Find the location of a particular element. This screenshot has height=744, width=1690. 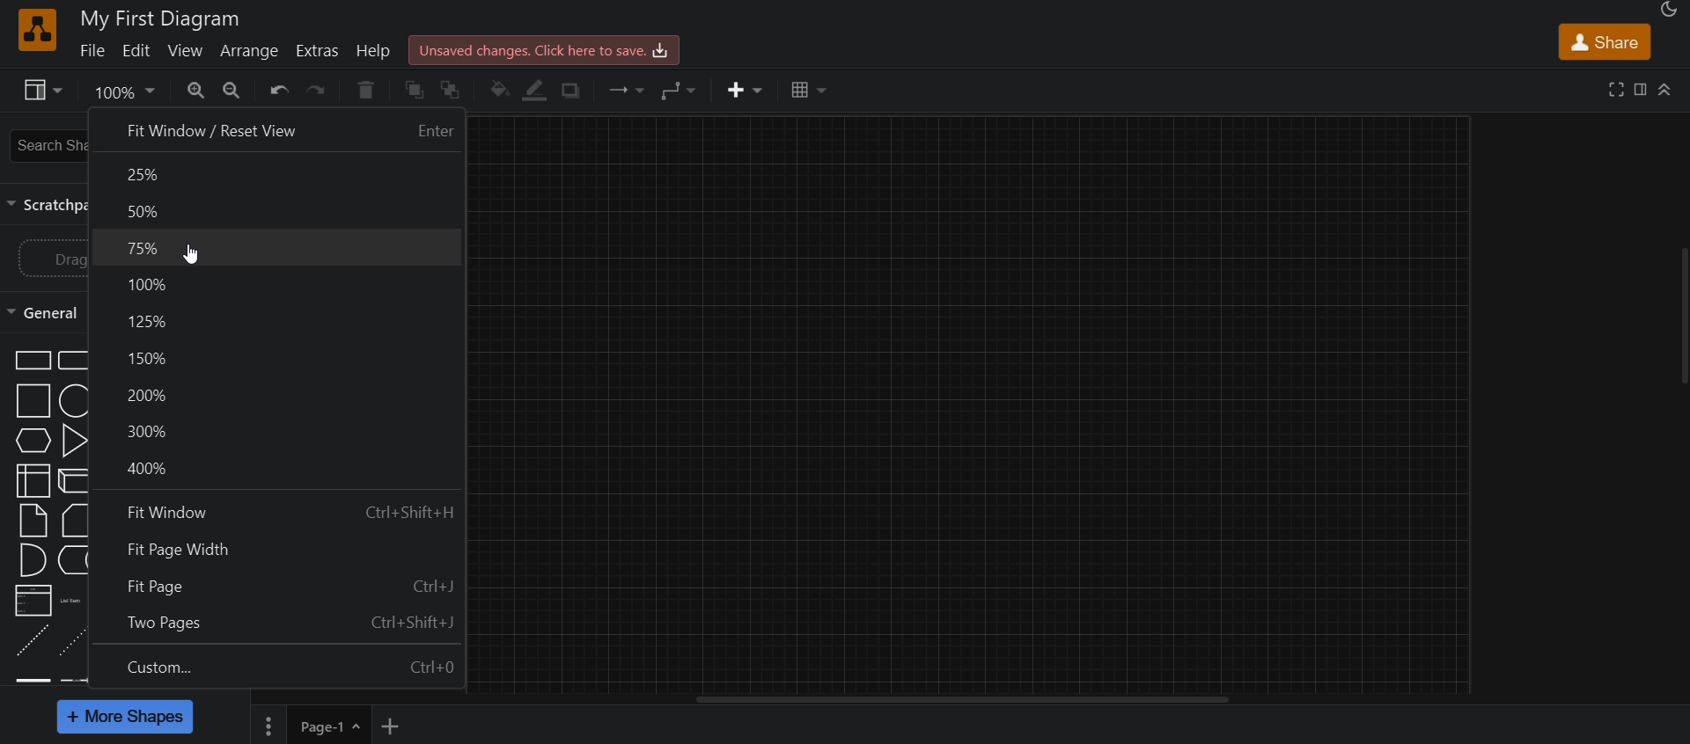

to back is located at coordinates (453, 91).